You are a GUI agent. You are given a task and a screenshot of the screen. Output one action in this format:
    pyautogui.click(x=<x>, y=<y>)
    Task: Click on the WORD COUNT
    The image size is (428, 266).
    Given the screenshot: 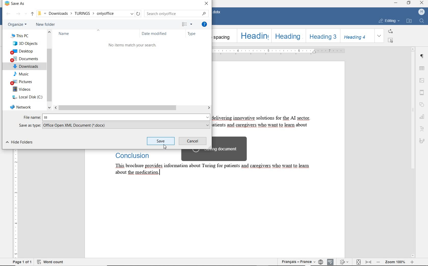 What is the action you would take?
    pyautogui.click(x=52, y=261)
    